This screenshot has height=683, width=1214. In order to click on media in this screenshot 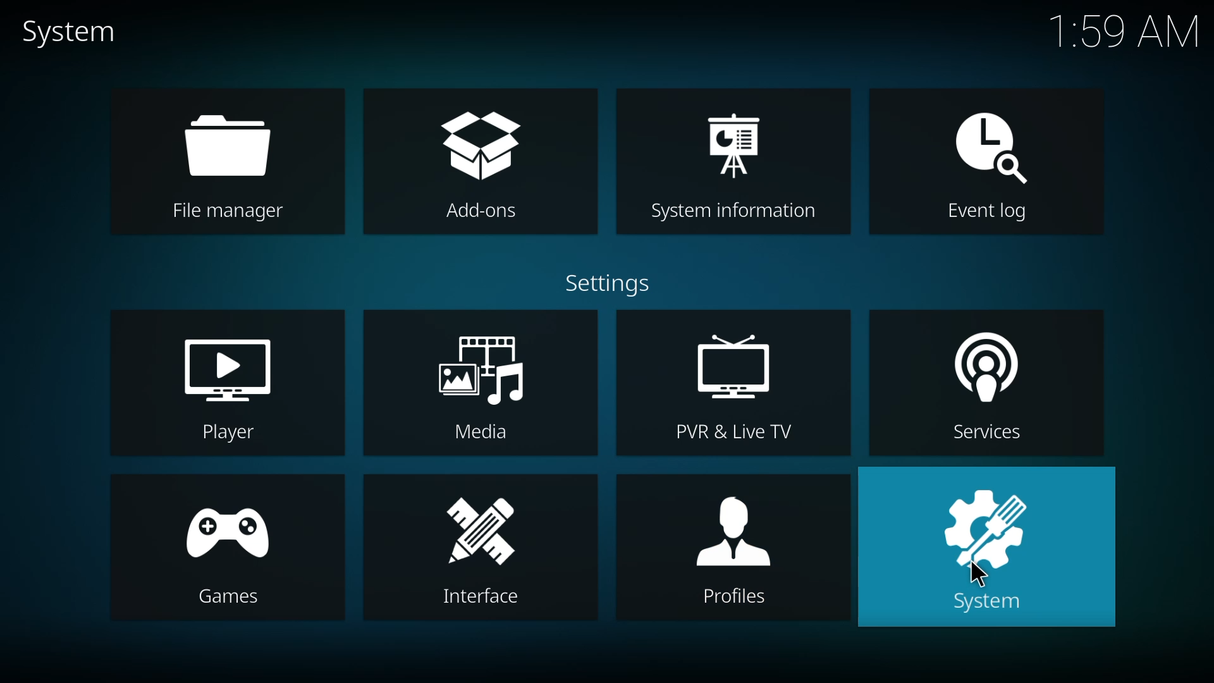, I will do `click(487, 383)`.